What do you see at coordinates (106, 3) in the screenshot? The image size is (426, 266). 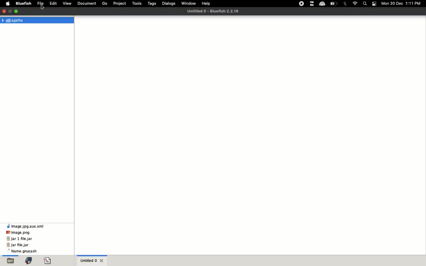 I see `go` at bounding box center [106, 3].